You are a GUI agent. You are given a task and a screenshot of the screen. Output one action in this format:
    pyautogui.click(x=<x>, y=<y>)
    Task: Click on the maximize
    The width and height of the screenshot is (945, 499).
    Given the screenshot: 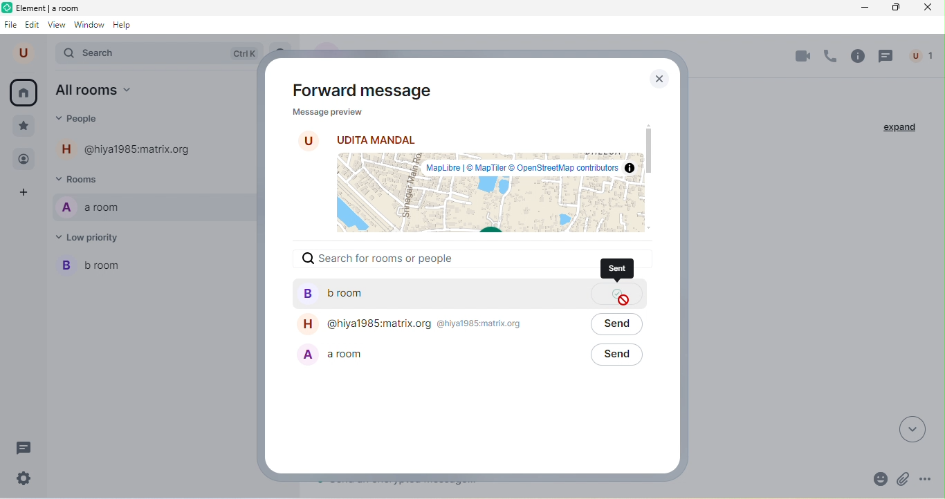 What is the action you would take?
    pyautogui.click(x=895, y=10)
    